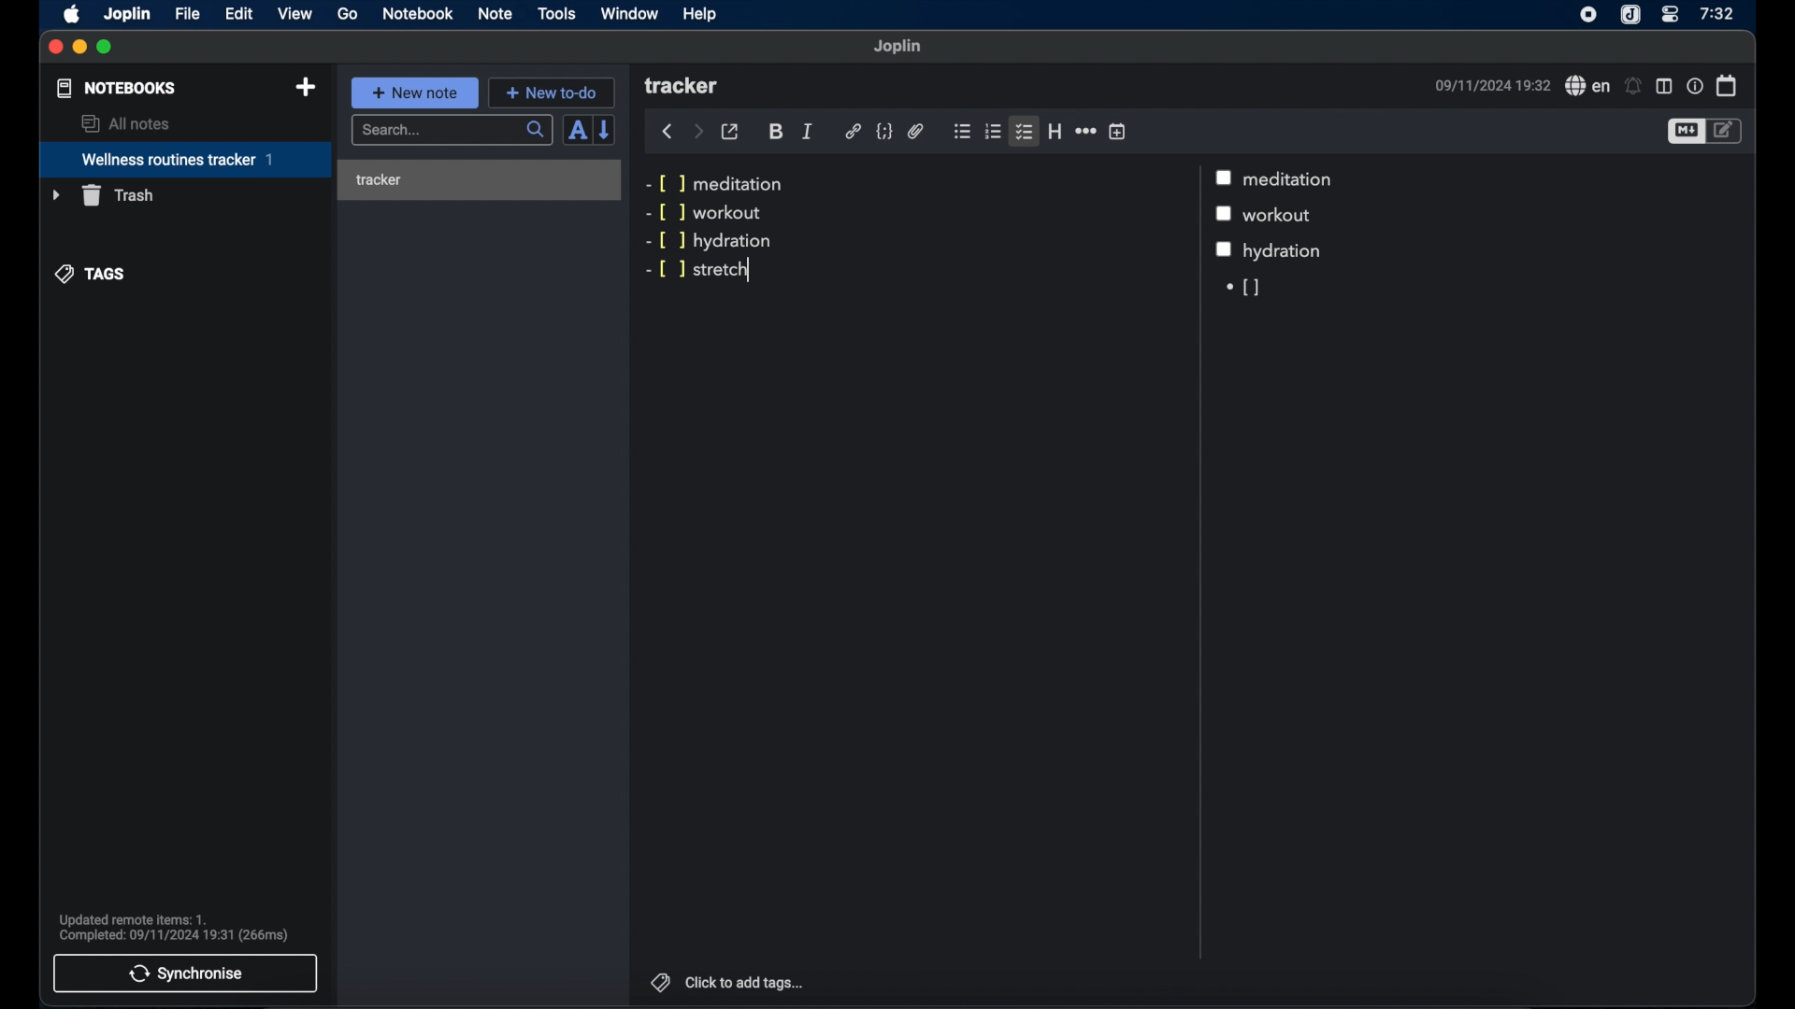  I want to click on notebooks, so click(117, 88).